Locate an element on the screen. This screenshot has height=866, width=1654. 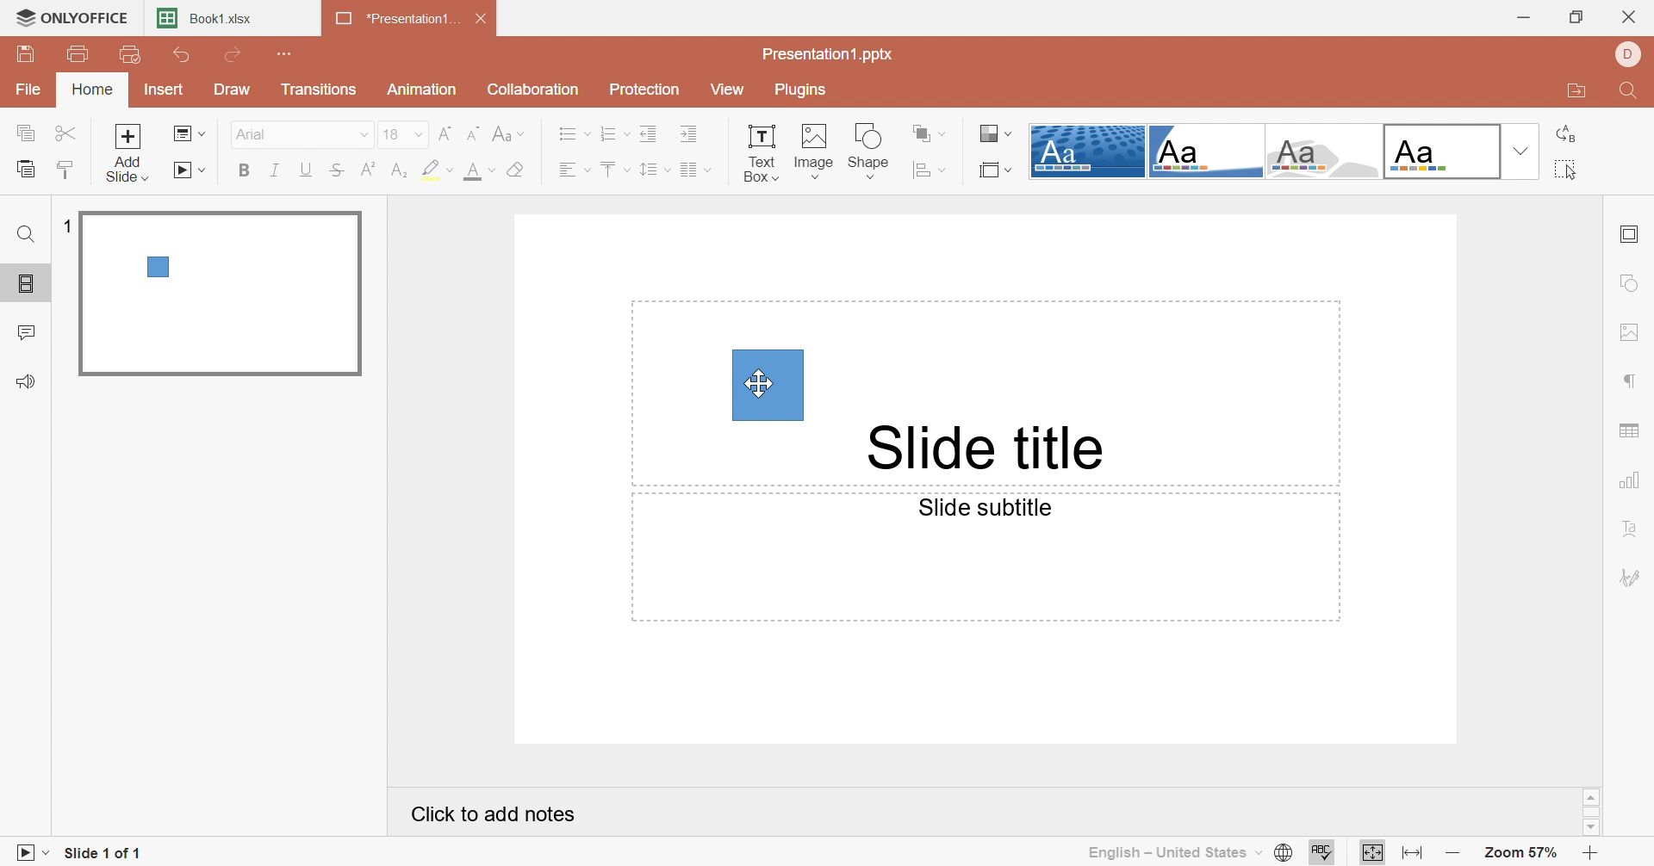
Bold is located at coordinates (249, 170).